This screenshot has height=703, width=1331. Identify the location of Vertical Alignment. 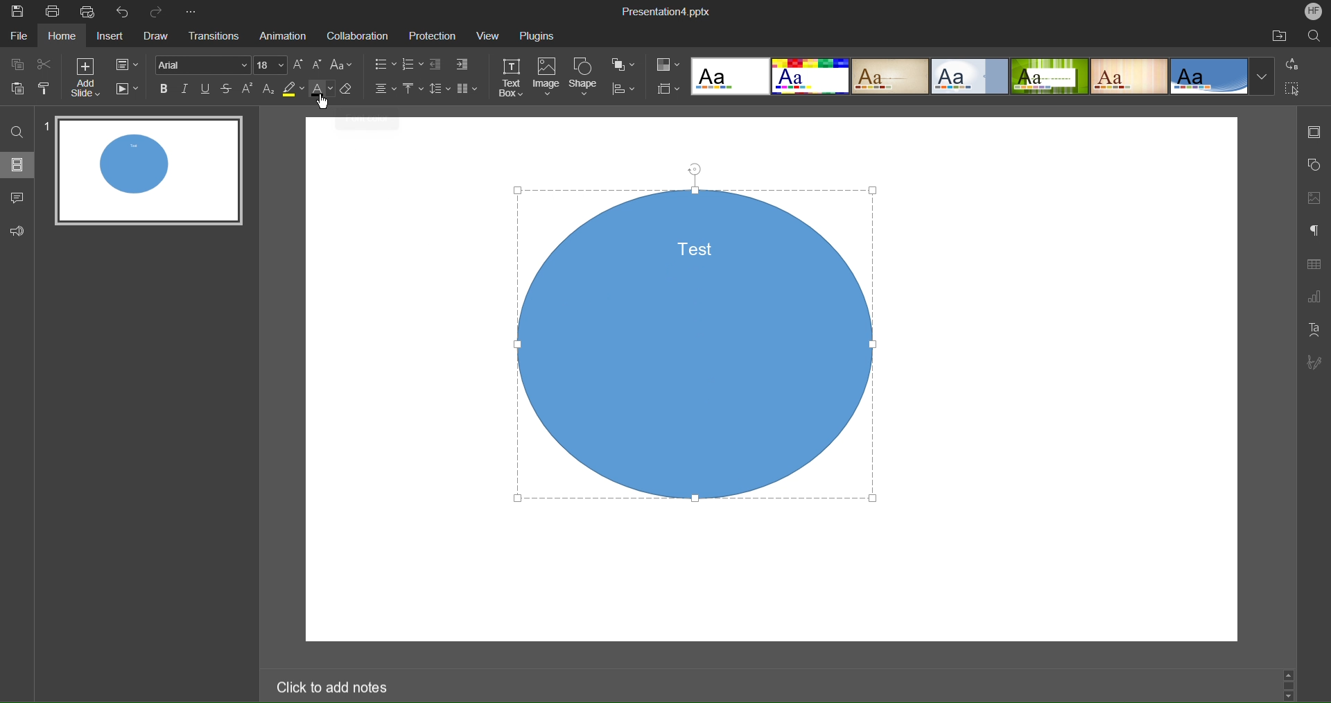
(415, 89).